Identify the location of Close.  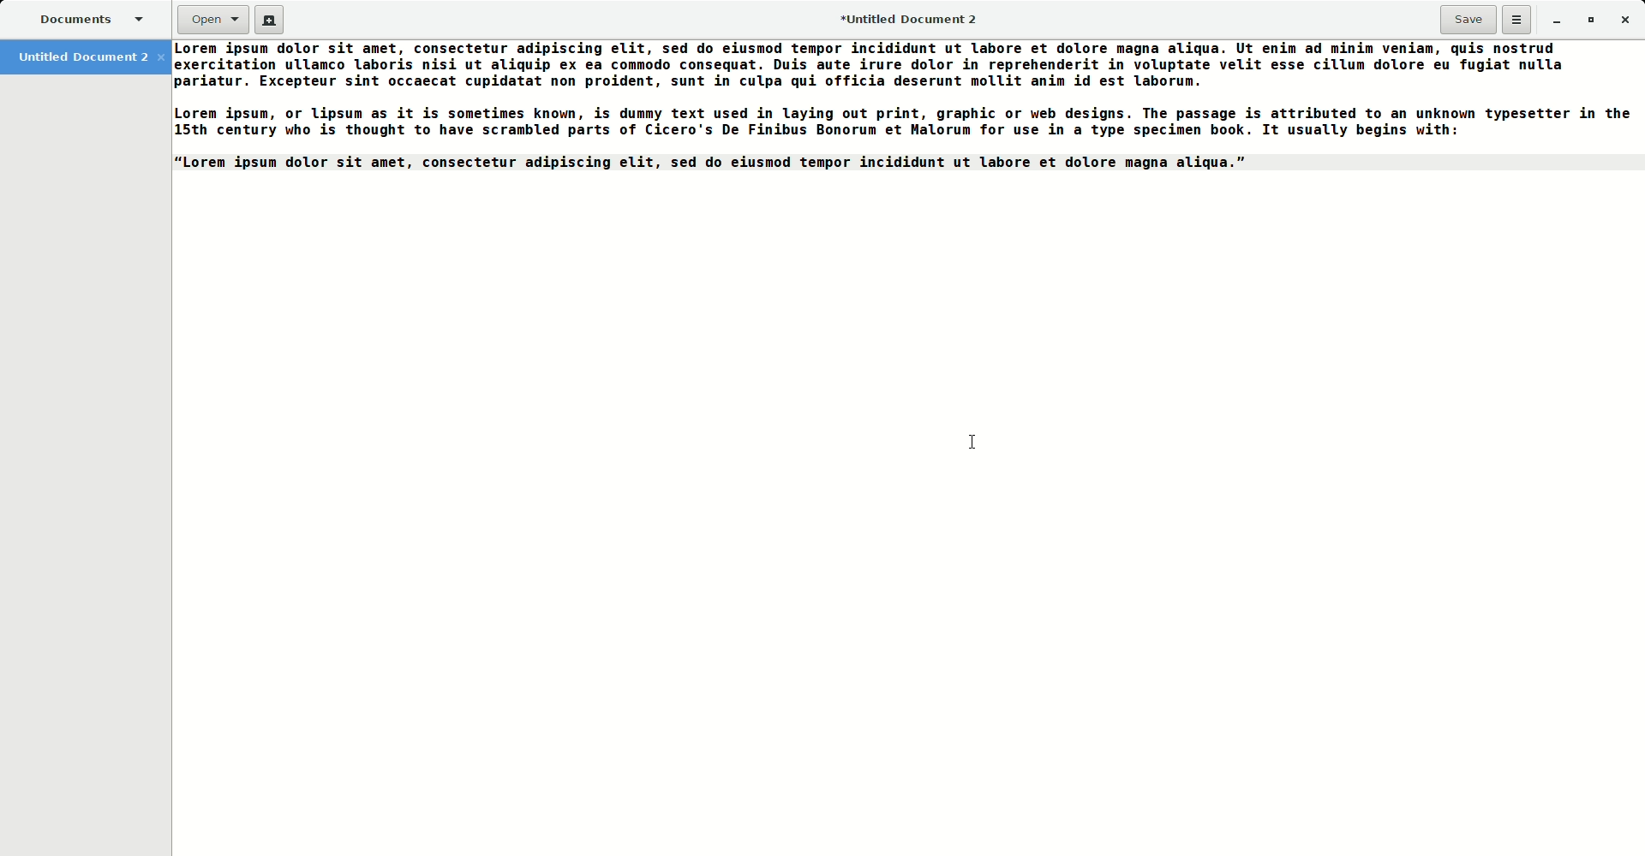
(1627, 21).